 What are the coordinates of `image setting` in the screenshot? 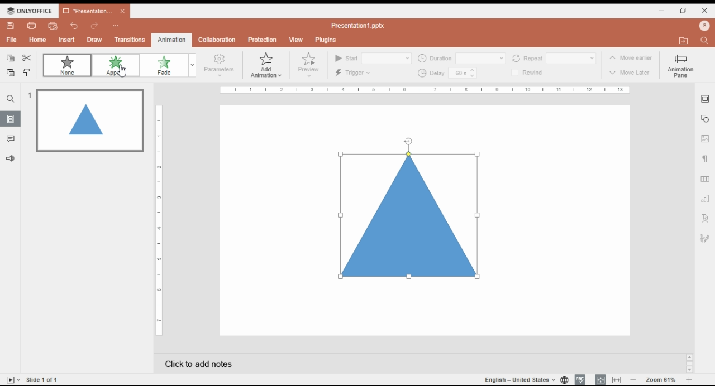 It's located at (706, 139).